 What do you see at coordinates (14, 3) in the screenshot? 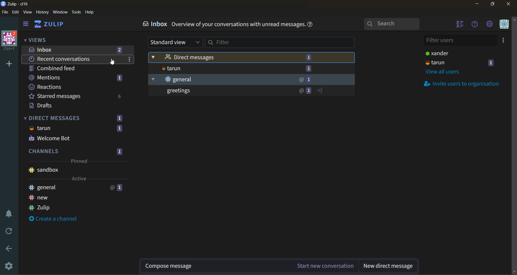
I see `app name and organisation name` at bounding box center [14, 3].